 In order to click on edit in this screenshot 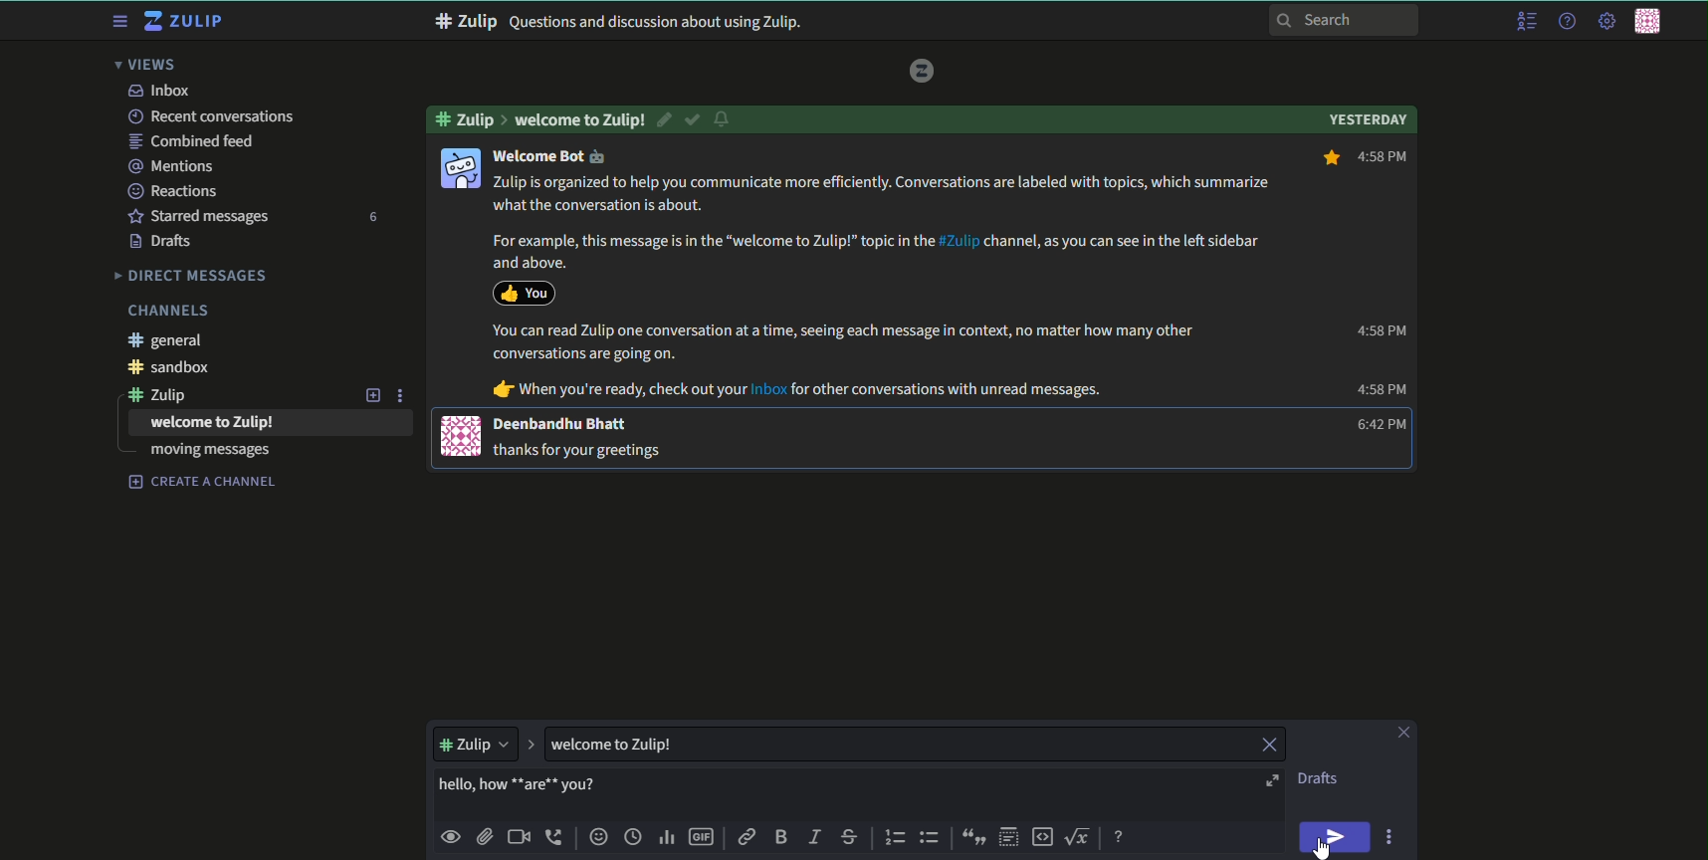, I will do `click(666, 119)`.